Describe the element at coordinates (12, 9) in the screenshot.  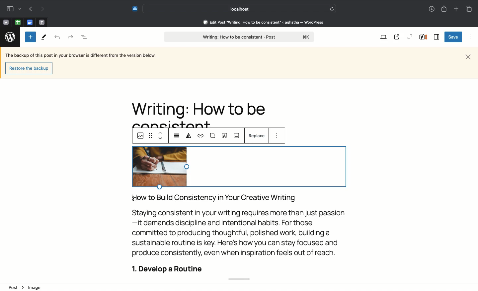
I see `Sidebar` at that location.